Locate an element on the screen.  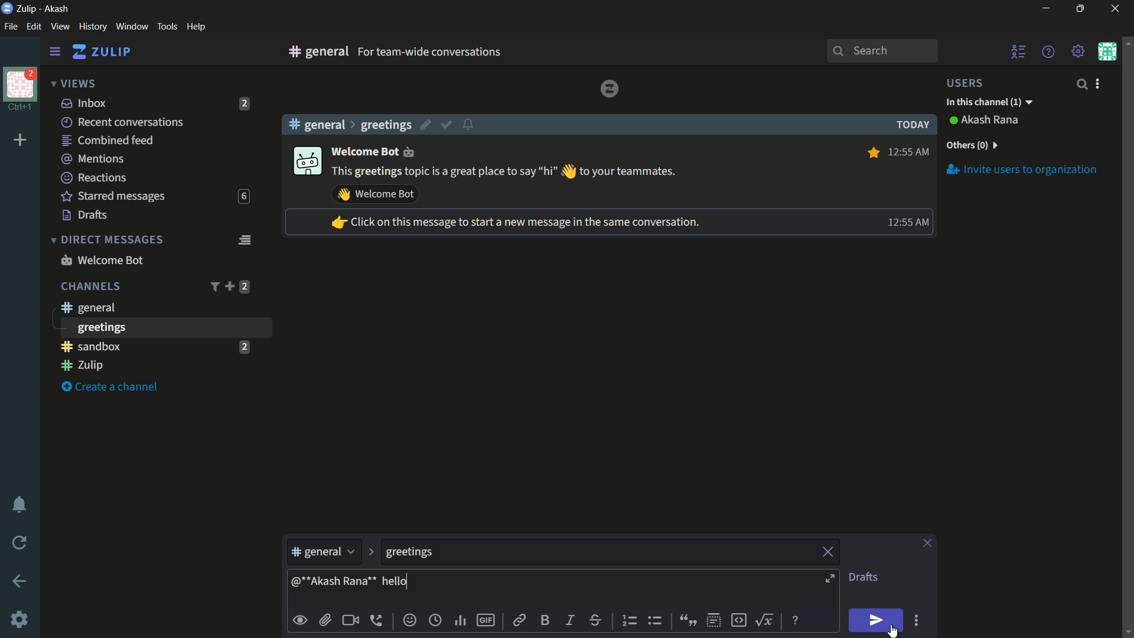
# general is located at coordinates (317, 124).